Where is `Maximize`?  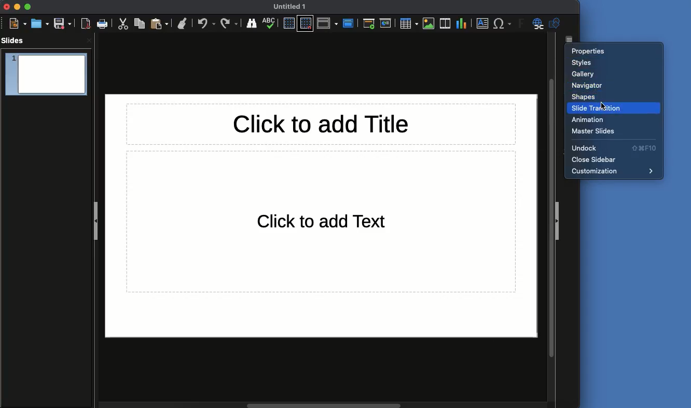
Maximize is located at coordinates (29, 7).